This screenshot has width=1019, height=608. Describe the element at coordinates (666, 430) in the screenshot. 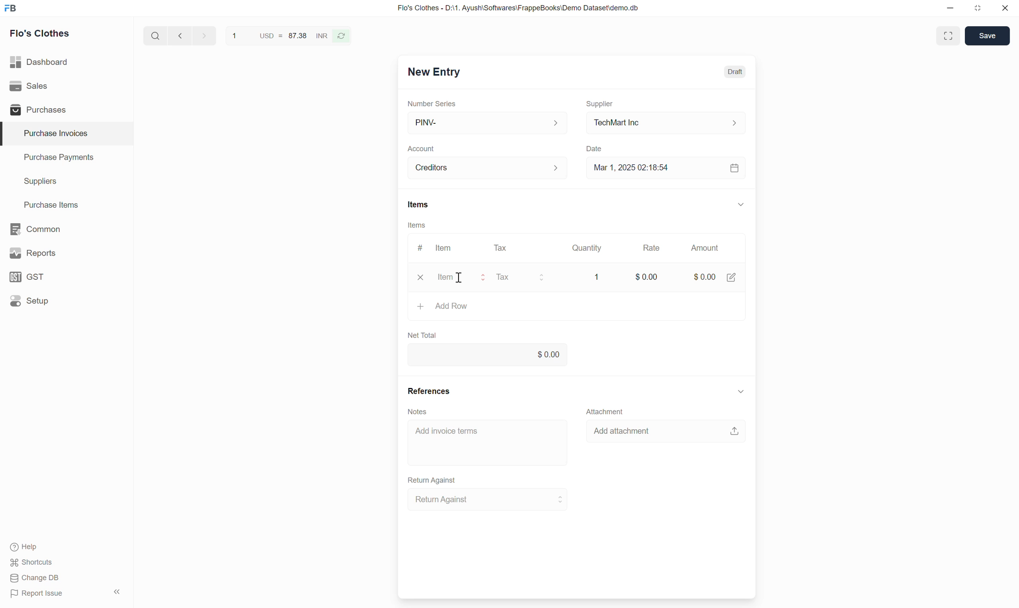

I see `Add attachment` at that location.